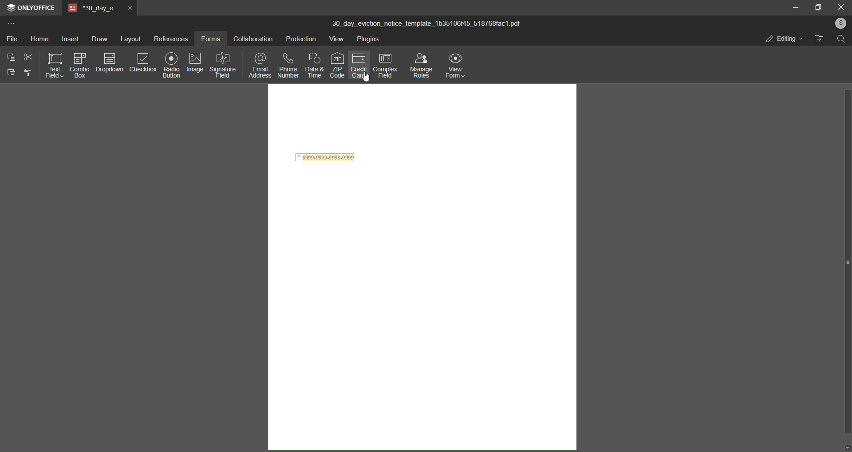 Image resolution: width=852 pixels, height=452 pixels. I want to click on image, so click(195, 62).